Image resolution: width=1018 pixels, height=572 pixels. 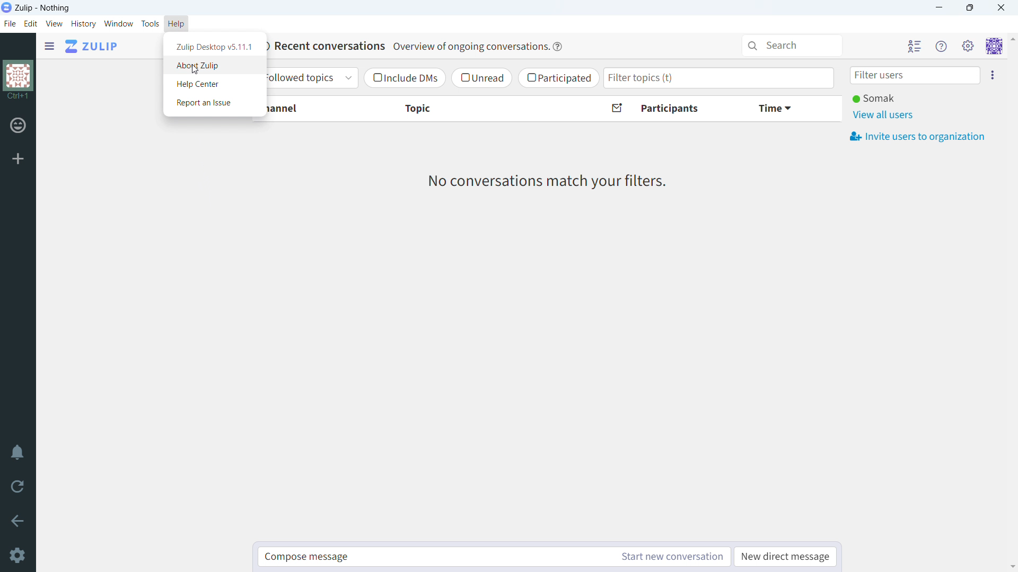 I want to click on new direct message, so click(x=786, y=557).